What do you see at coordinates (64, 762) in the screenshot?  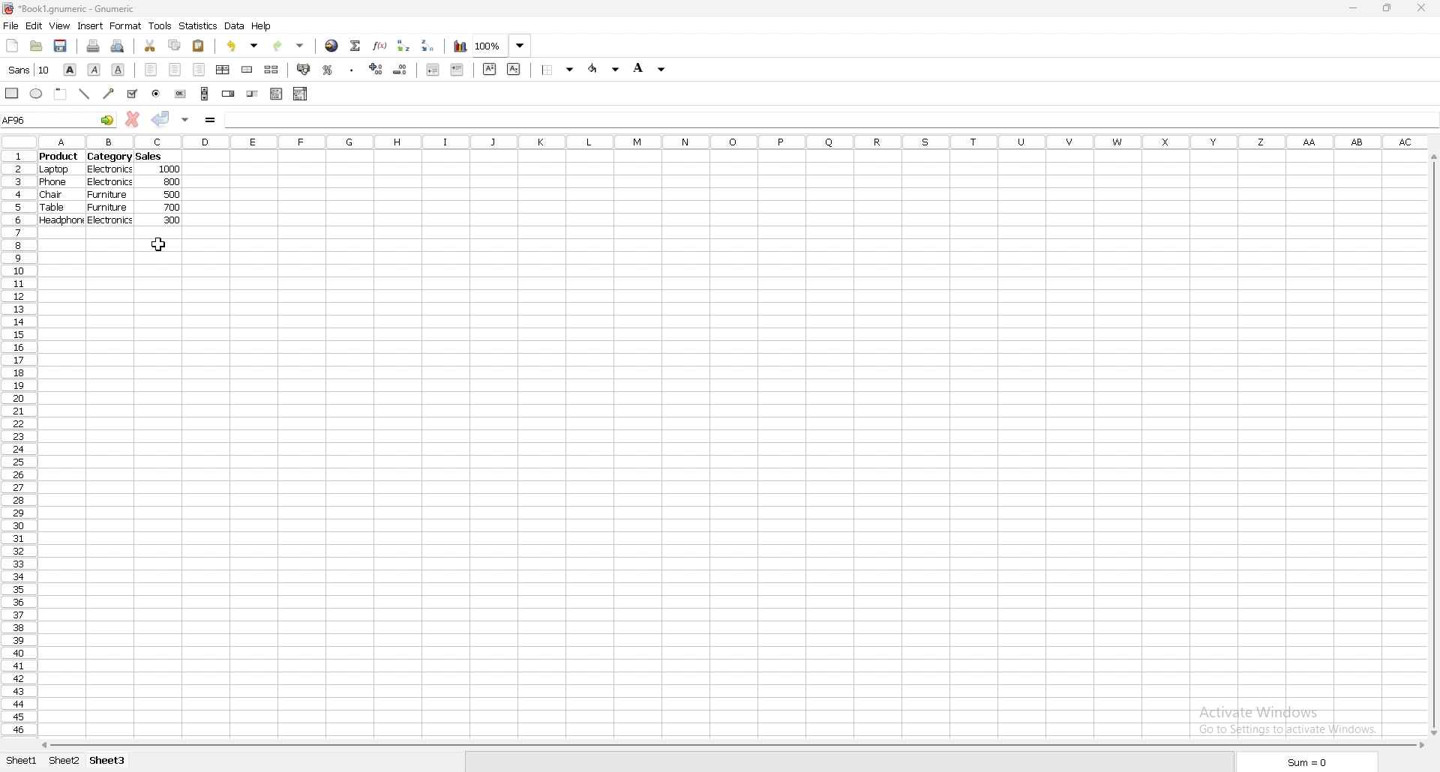 I see `sheet 2` at bounding box center [64, 762].